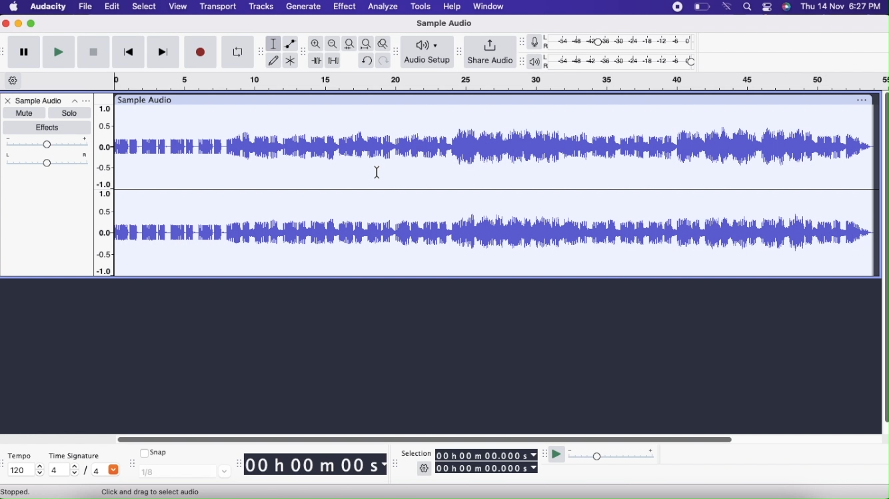 This screenshot has height=499, width=889. What do you see at coordinates (728, 7) in the screenshot?
I see `wifi` at bounding box center [728, 7].